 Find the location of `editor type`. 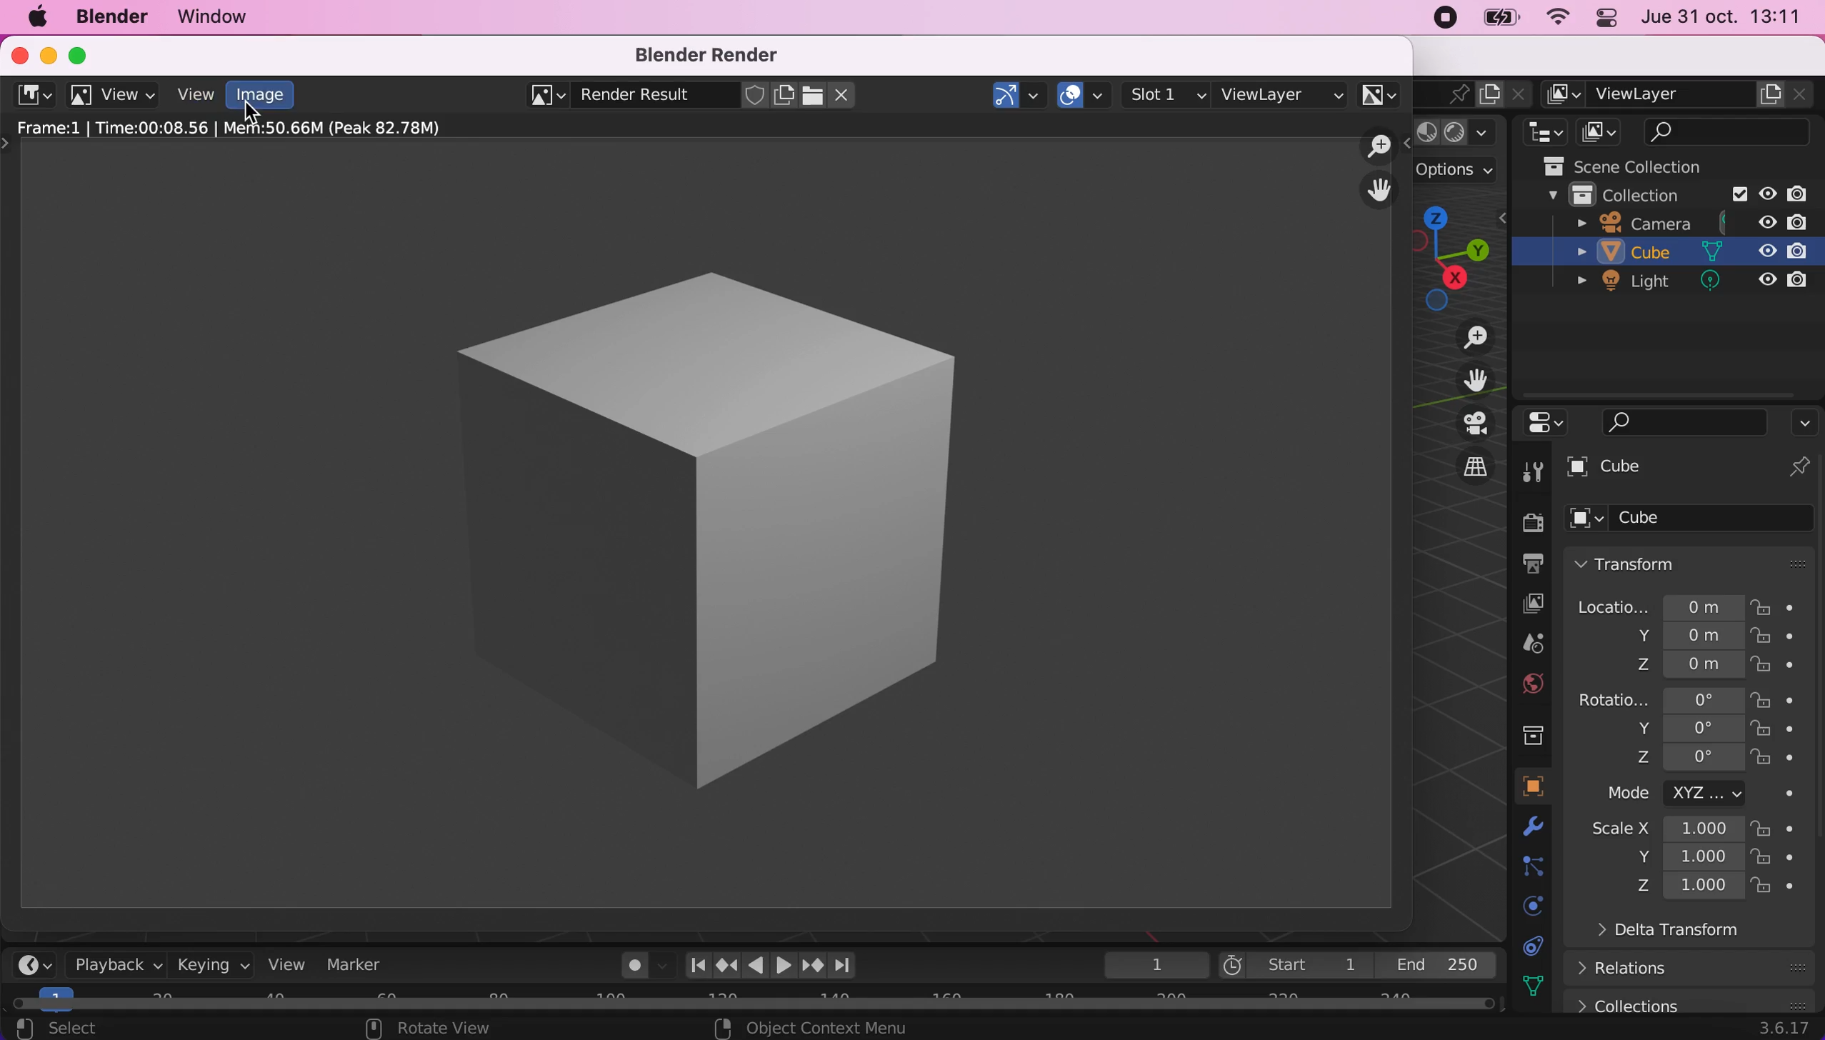

editor type is located at coordinates (1541, 131).